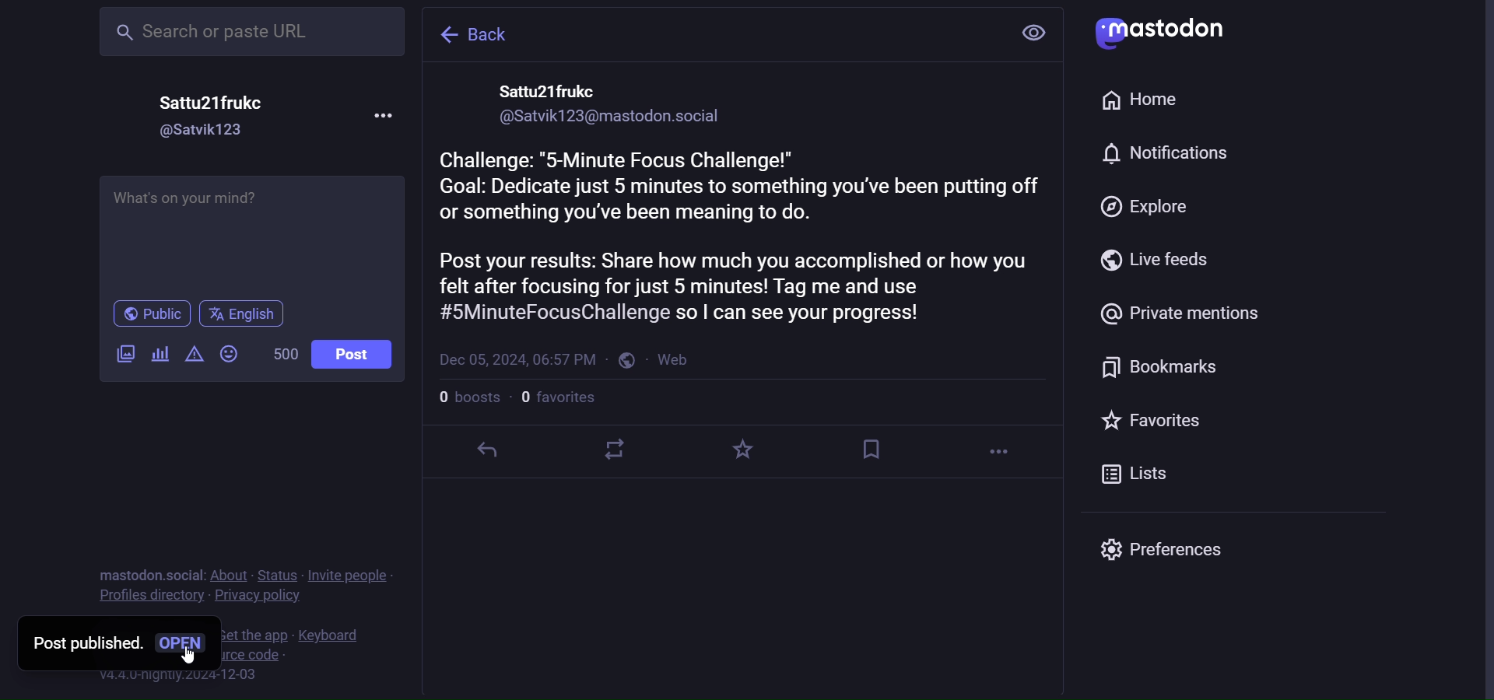 The height and width of the screenshot is (700, 1494). What do you see at coordinates (1168, 551) in the screenshot?
I see `preferences` at bounding box center [1168, 551].